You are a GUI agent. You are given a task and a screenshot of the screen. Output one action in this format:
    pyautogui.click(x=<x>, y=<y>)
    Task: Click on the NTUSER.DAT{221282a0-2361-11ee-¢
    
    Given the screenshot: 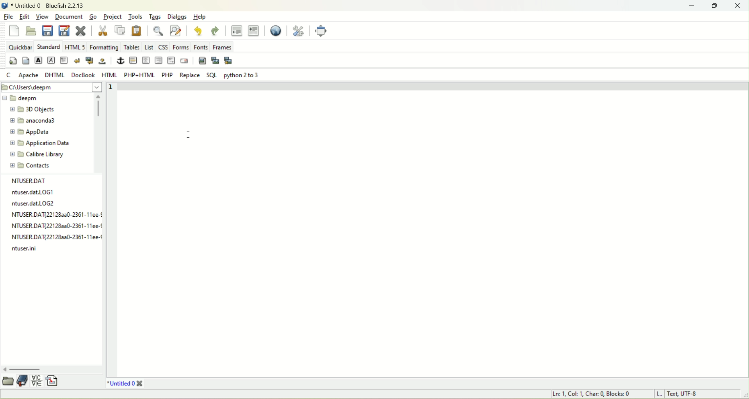 What is the action you would take?
    pyautogui.click(x=54, y=237)
    